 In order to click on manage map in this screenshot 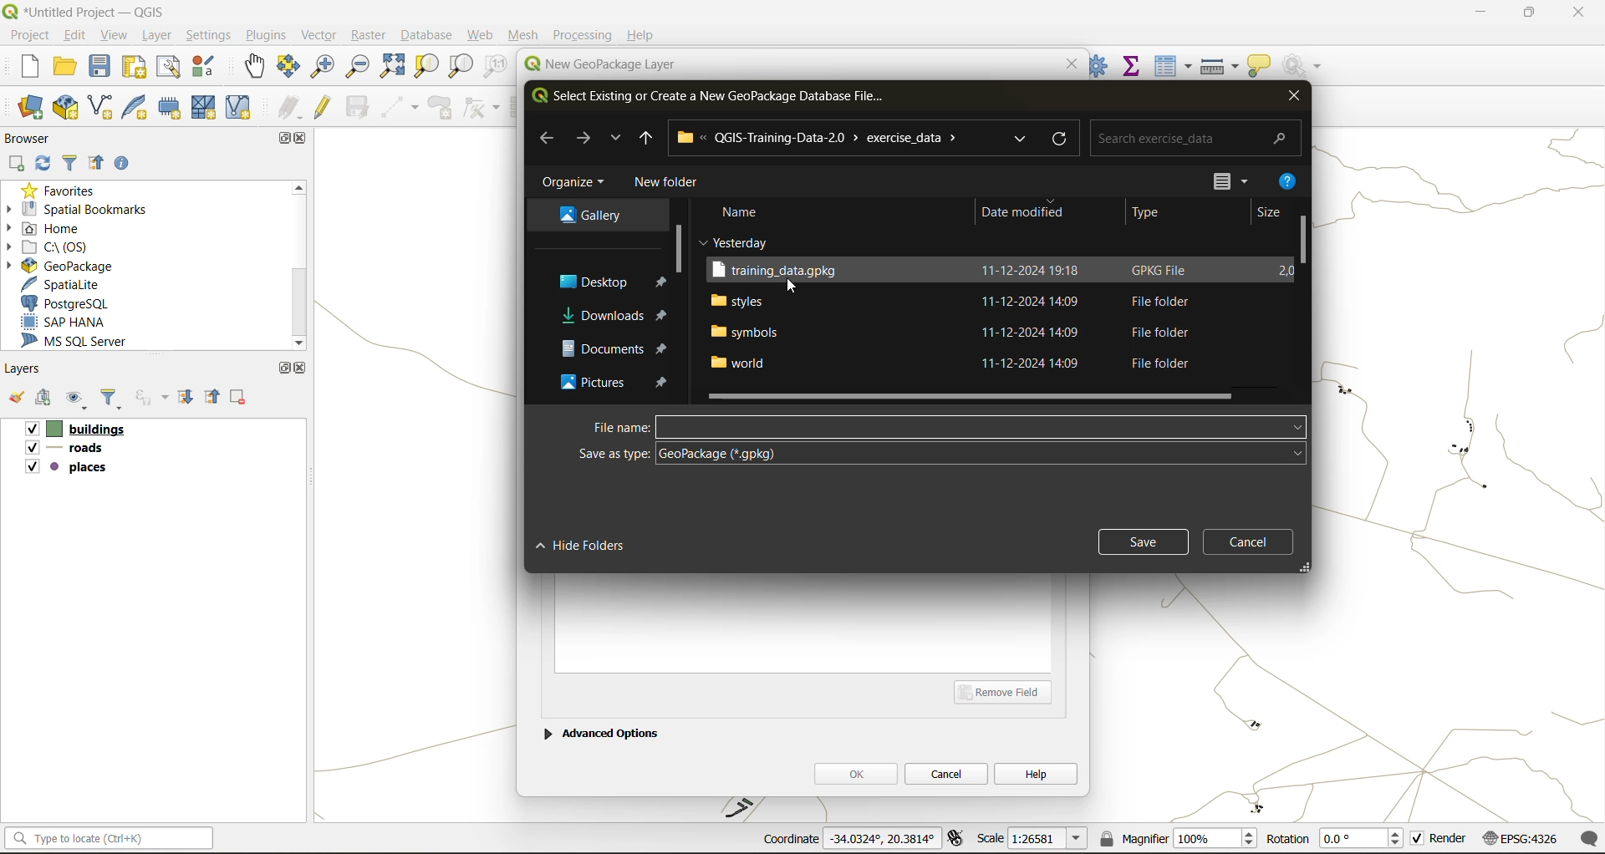, I will do `click(79, 401)`.